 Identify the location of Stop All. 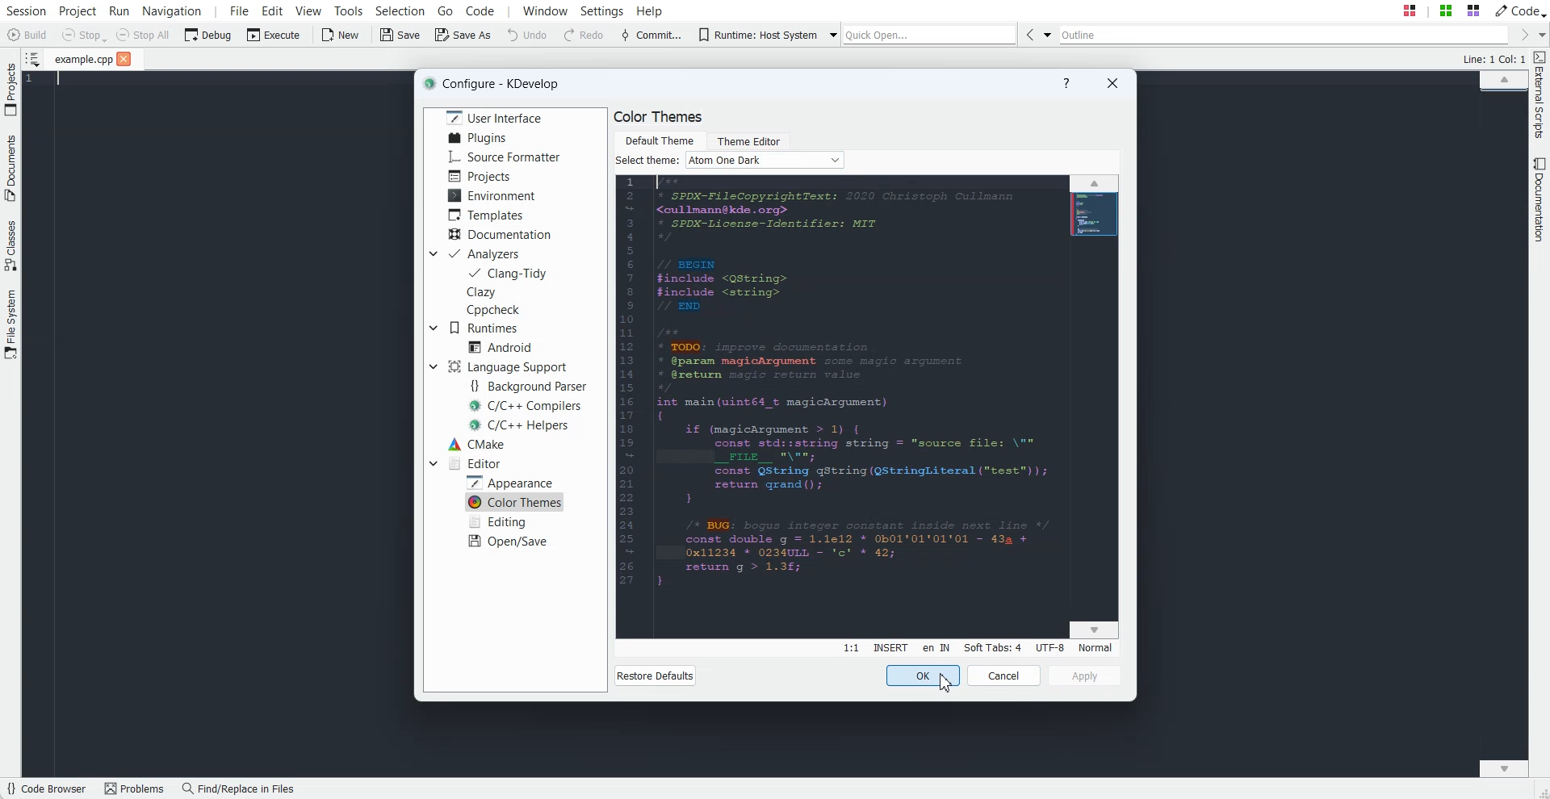
(144, 35).